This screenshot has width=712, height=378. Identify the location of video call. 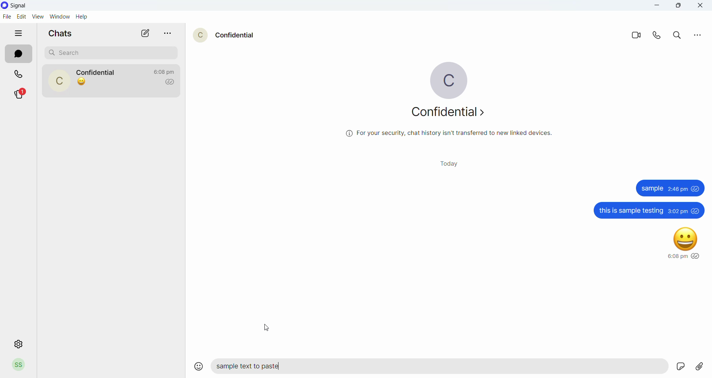
(639, 37).